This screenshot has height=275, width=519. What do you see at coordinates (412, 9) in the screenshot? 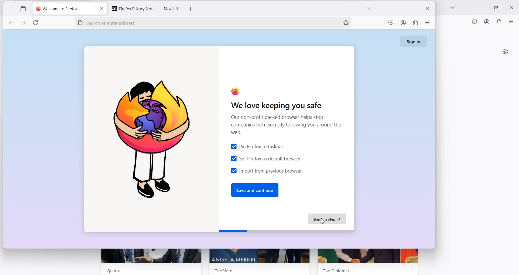
I see `restore down` at bounding box center [412, 9].